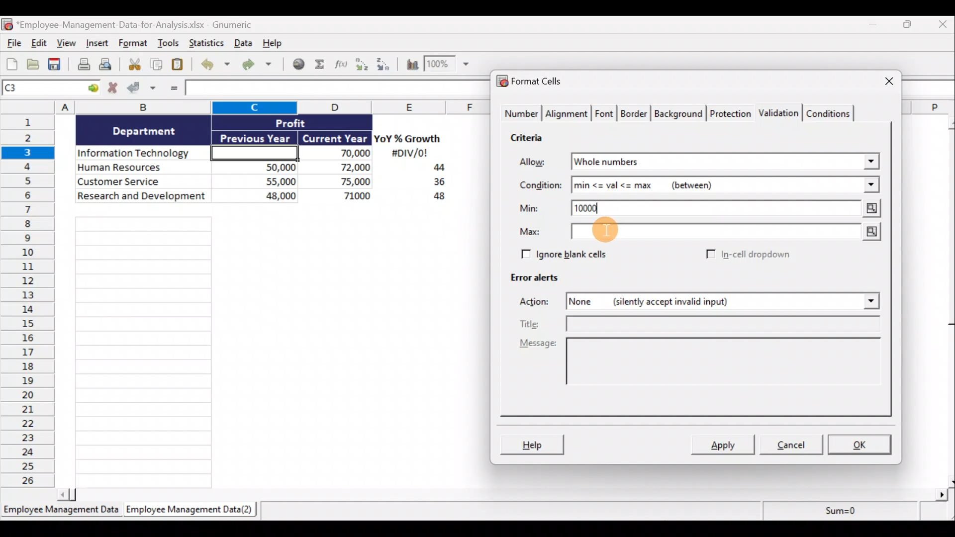 The image size is (955, 537). What do you see at coordinates (6, 24) in the screenshot?
I see `Gnumeric logo` at bounding box center [6, 24].